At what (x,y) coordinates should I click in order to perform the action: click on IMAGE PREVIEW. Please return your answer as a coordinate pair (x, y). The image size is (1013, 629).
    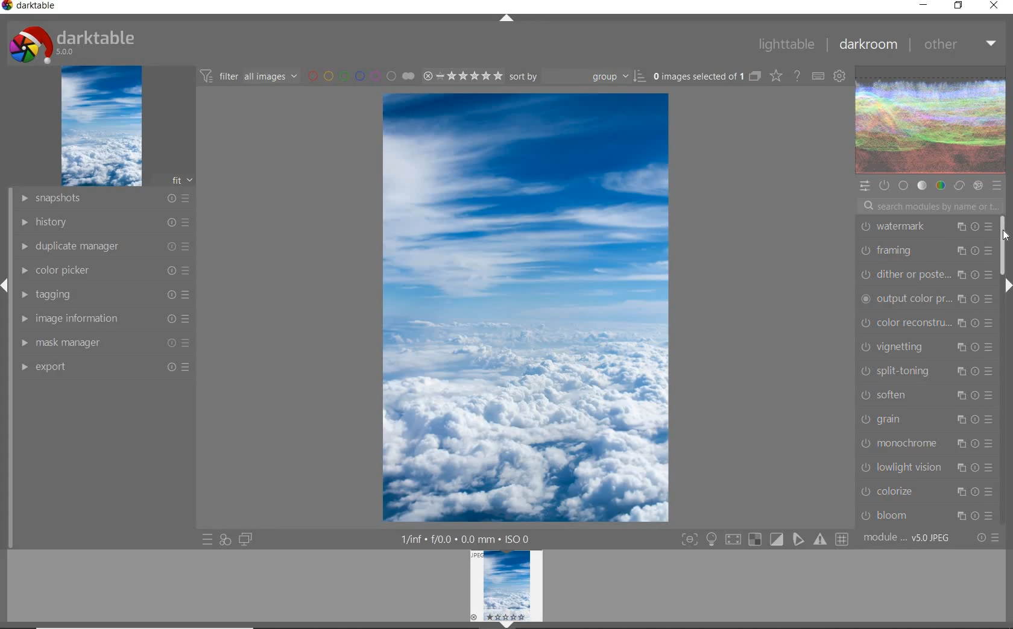
    Looking at the image, I should click on (506, 585).